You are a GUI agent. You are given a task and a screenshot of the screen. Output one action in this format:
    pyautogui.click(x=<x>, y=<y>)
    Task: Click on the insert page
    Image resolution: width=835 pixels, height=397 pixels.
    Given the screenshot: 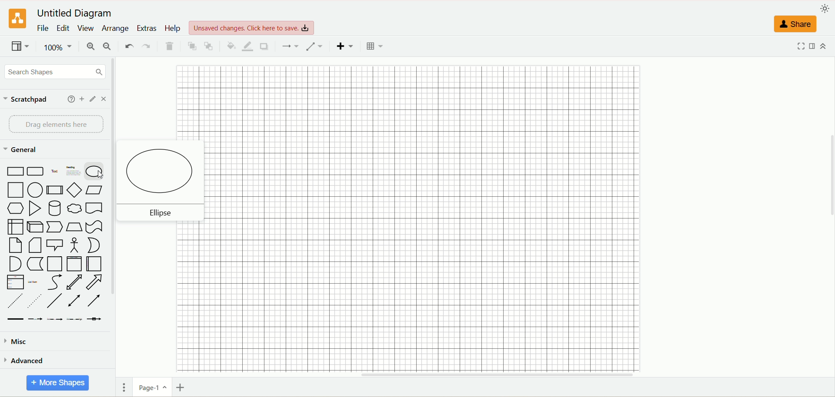 What is the action you would take?
    pyautogui.click(x=182, y=387)
    